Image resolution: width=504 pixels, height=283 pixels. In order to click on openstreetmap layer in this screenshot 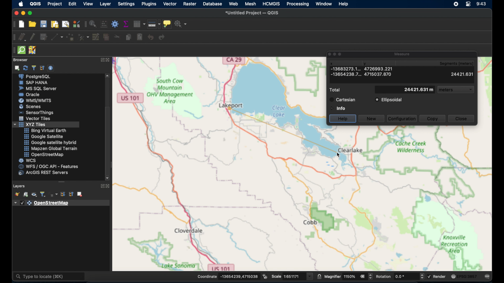, I will do `click(42, 203)`.